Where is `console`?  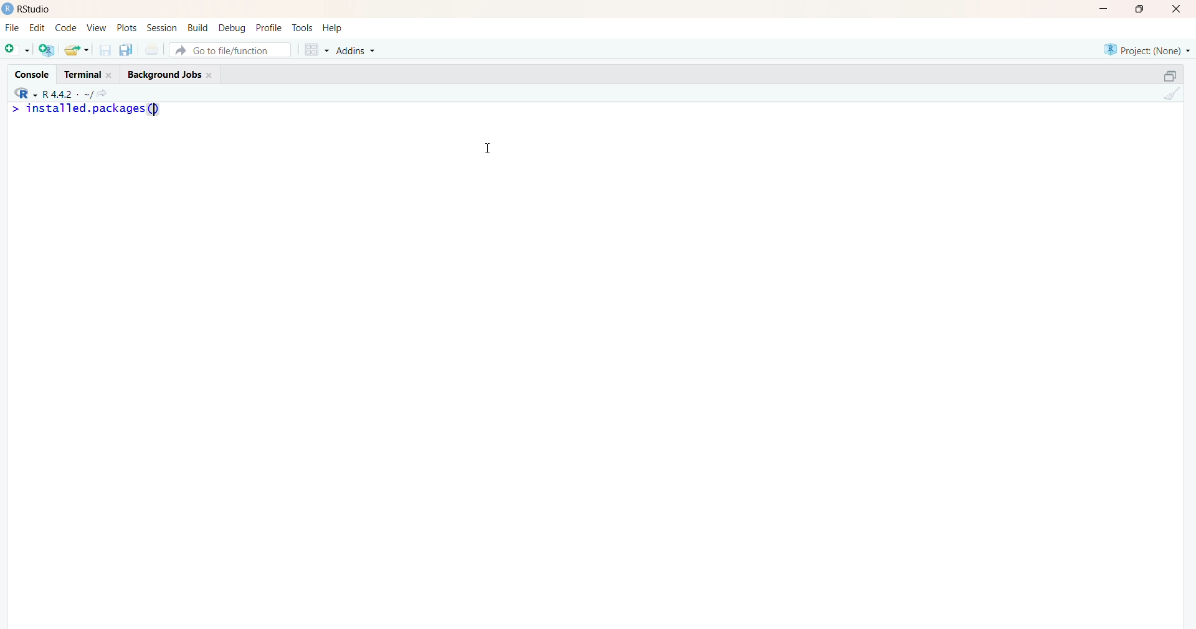 console is located at coordinates (31, 76).